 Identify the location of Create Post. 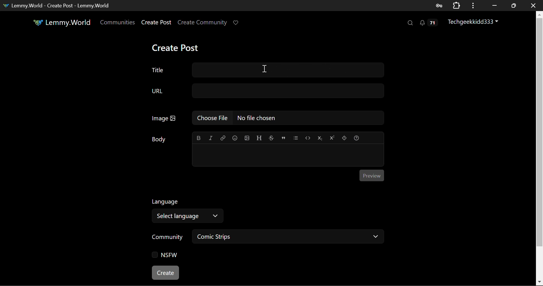
(156, 23).